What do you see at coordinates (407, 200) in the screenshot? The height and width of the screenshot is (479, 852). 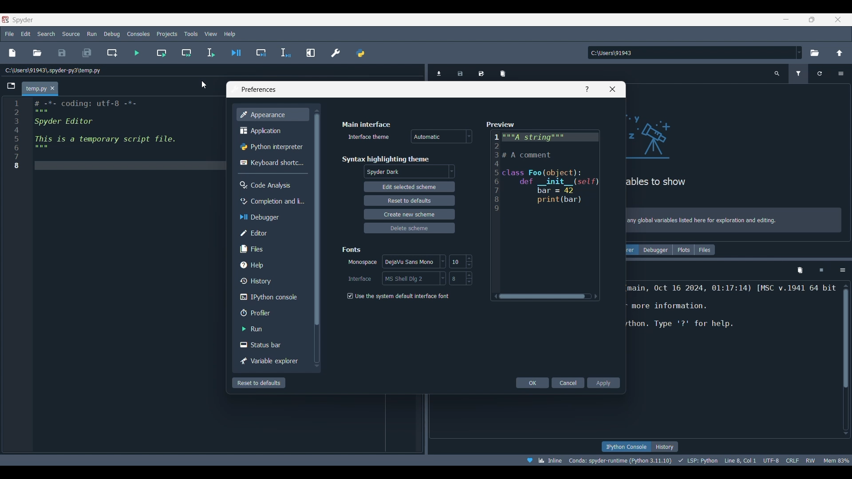 I see `© Reset to defaults` at bounding box center [407, 200].